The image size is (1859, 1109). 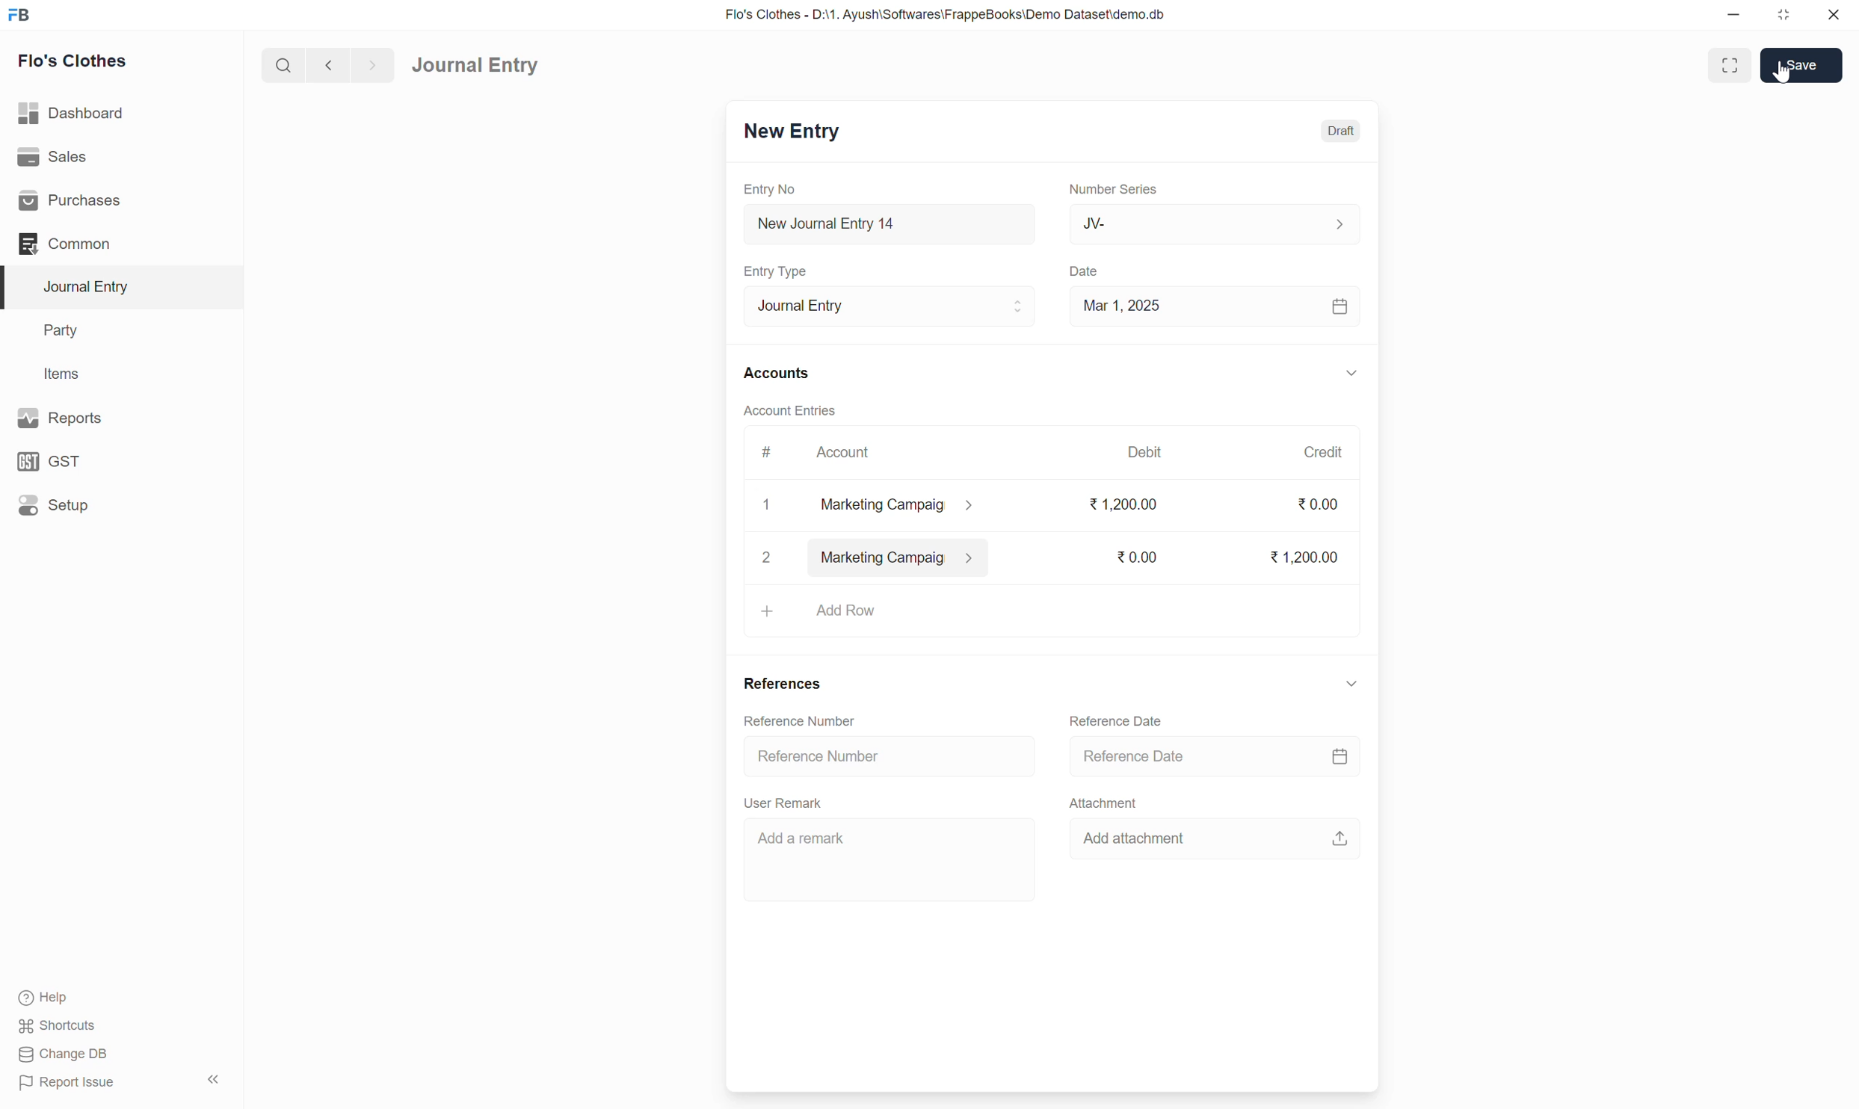 What do you see at coordinates (54, 504) in the screenshot?
I see `Setup` at bounding box center [54, 504].